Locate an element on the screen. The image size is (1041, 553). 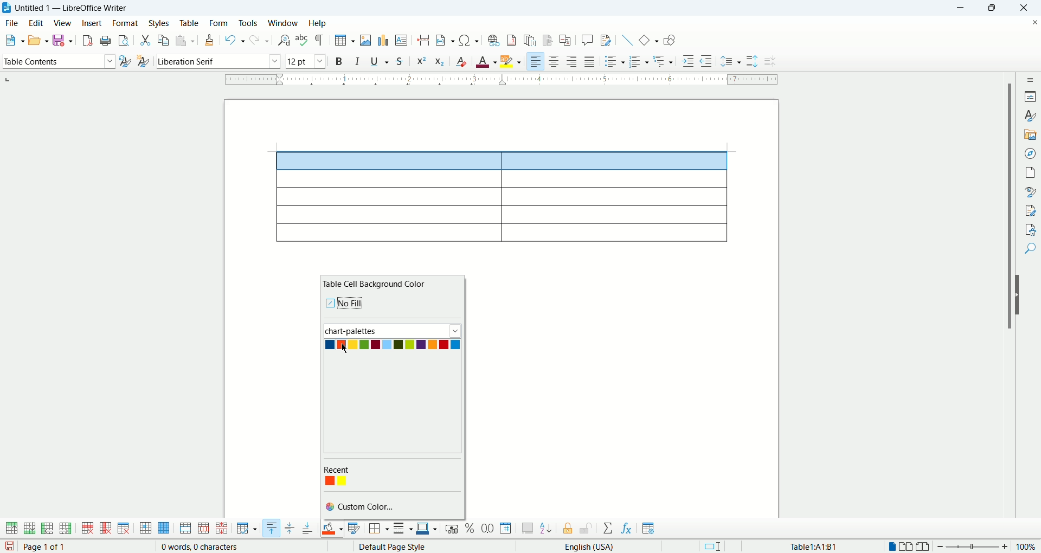
style is located at coordinates (1029, 115).